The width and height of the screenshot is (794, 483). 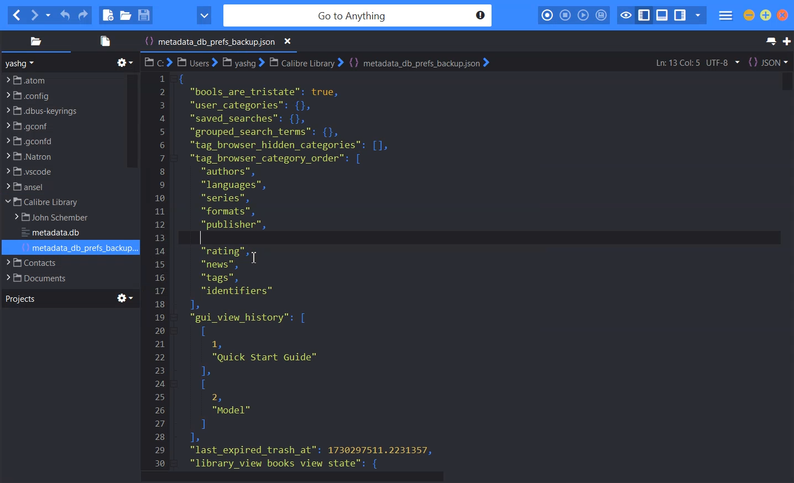 What do you see at coordinates (680, 15) in the screenshot?
I see `Show/Hide right pane` at bounding box center [680, 15].